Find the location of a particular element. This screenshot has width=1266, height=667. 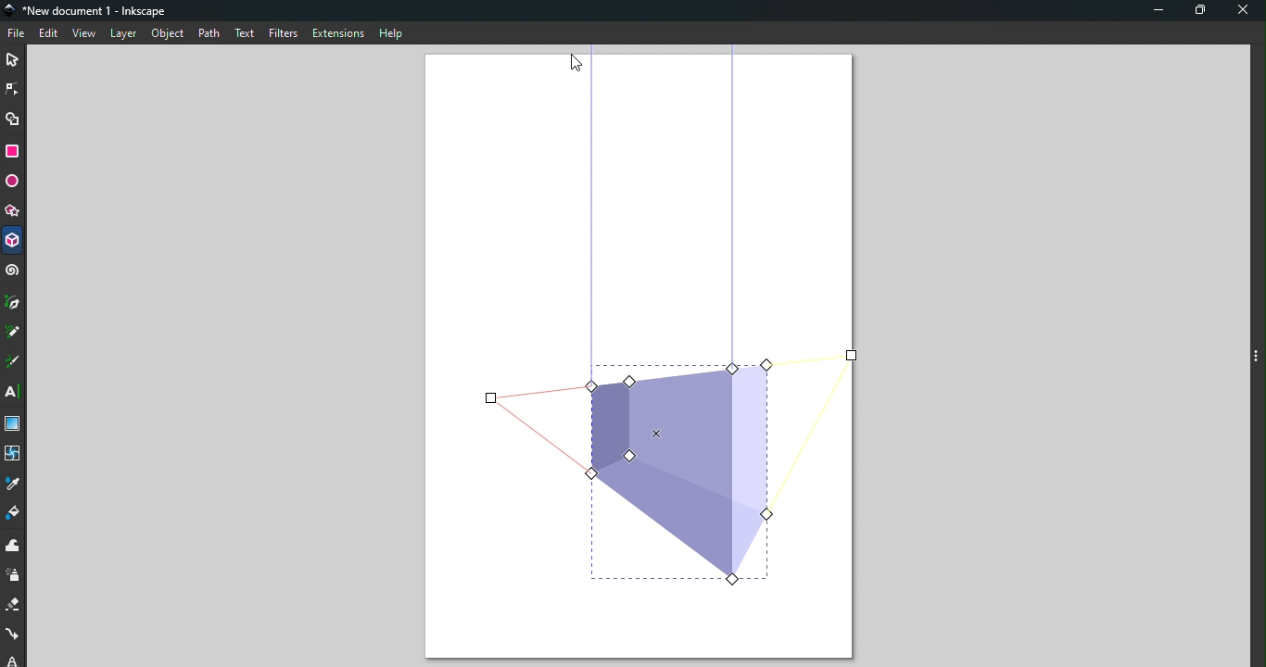

Spray tool is located at coordinates (14, 578).